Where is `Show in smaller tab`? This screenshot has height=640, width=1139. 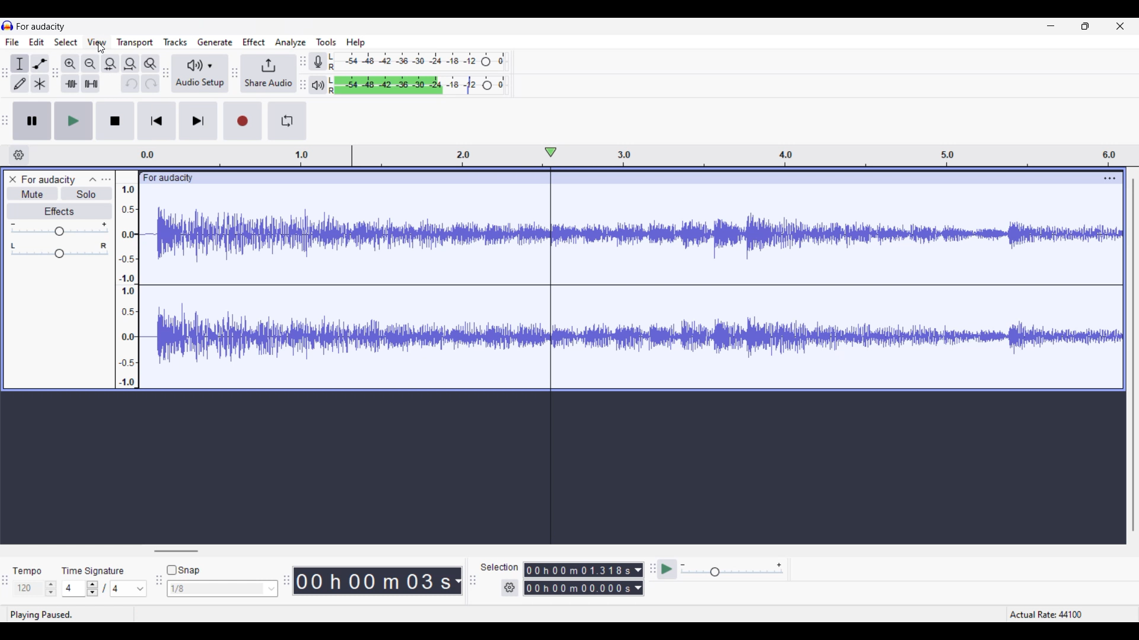
Show in smaller tab is located at coordinates (1085, 26).